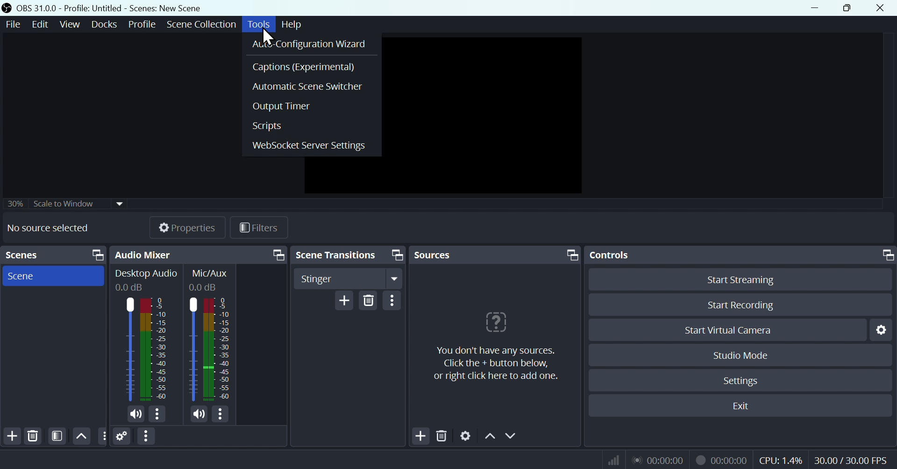 The height and width of the screenshot is (469, 897). I want to click on Settings, so click(466, 434).